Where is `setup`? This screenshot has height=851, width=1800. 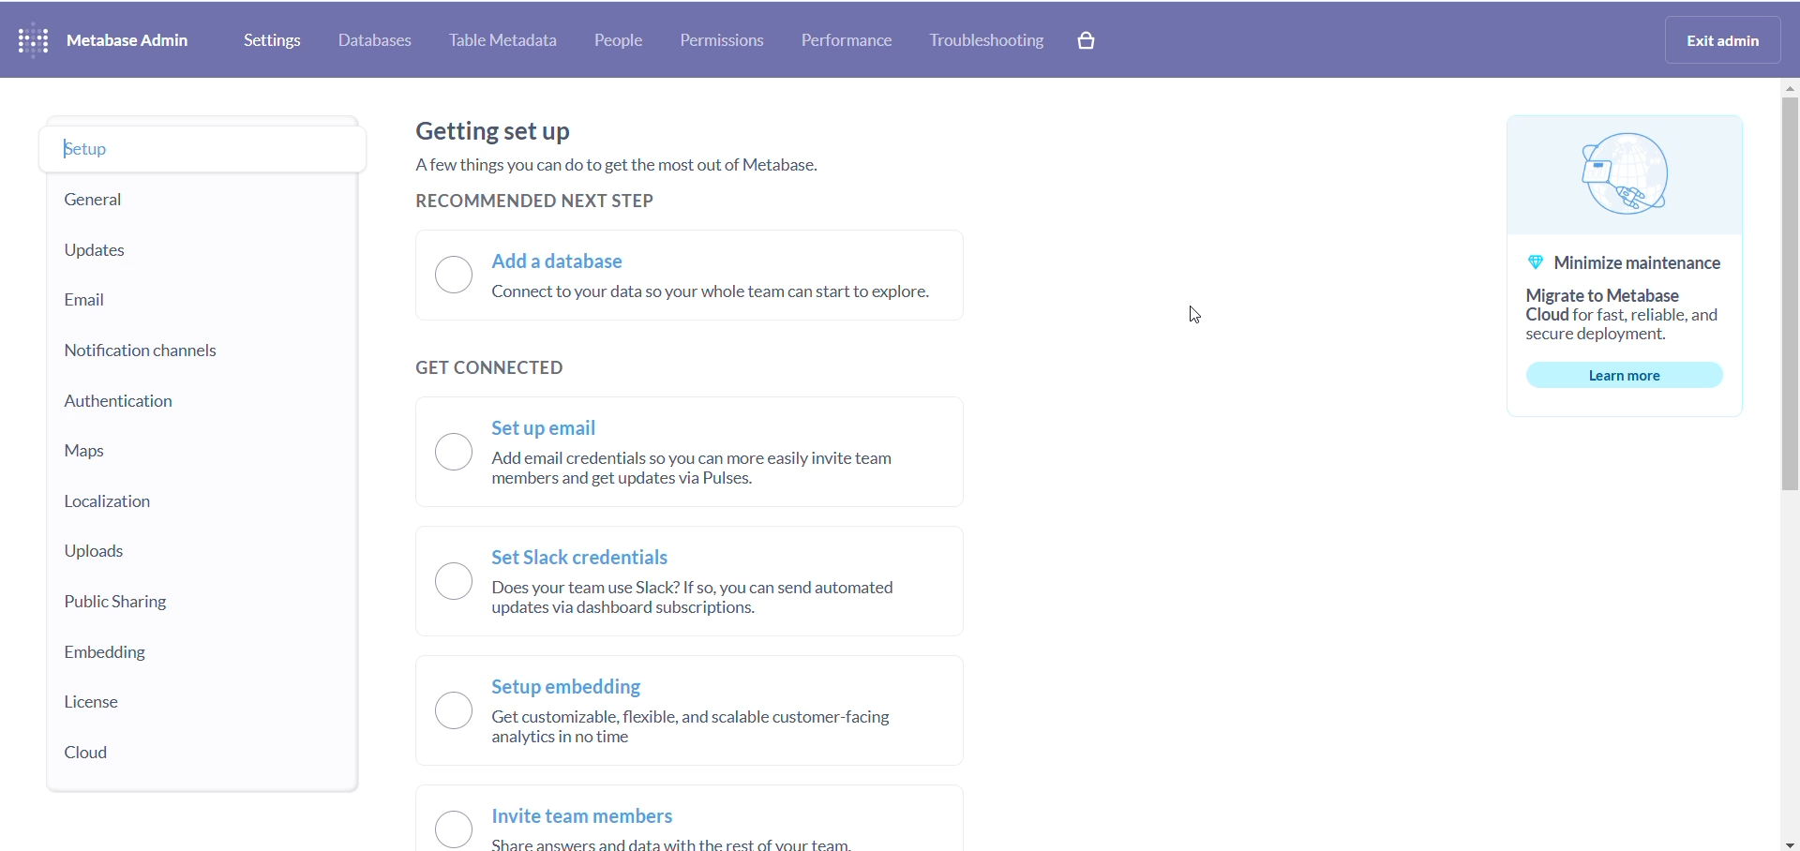
setup is located at coordinates (98, 152).